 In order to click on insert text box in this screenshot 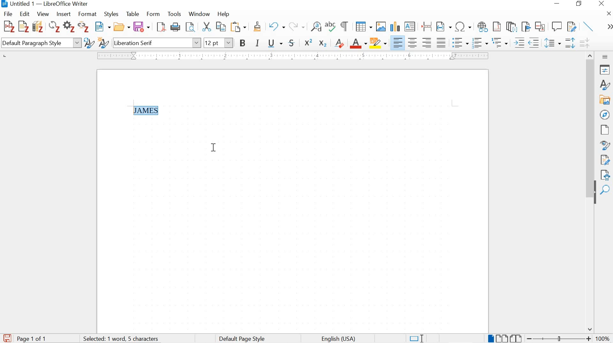, I will do `click(410, 27)`.